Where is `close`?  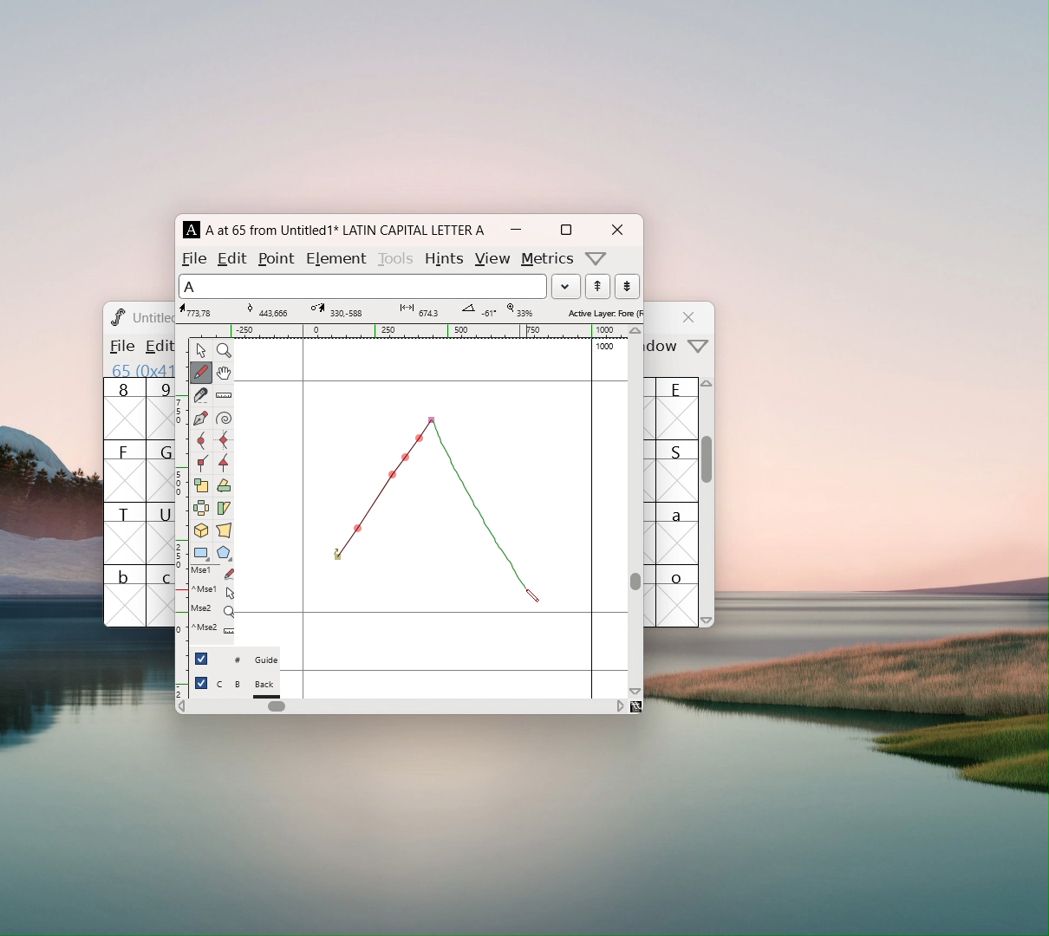
close is located at coordinates (616, 230).